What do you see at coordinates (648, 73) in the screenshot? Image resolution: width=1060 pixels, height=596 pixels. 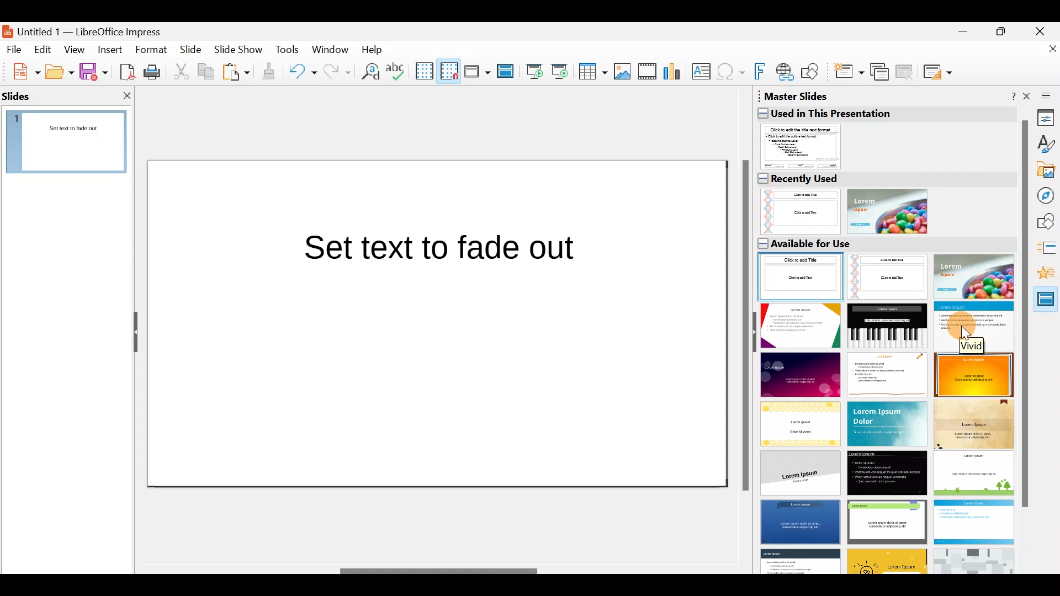 I see `Insert audio or video` at bounding box center [648, 73].